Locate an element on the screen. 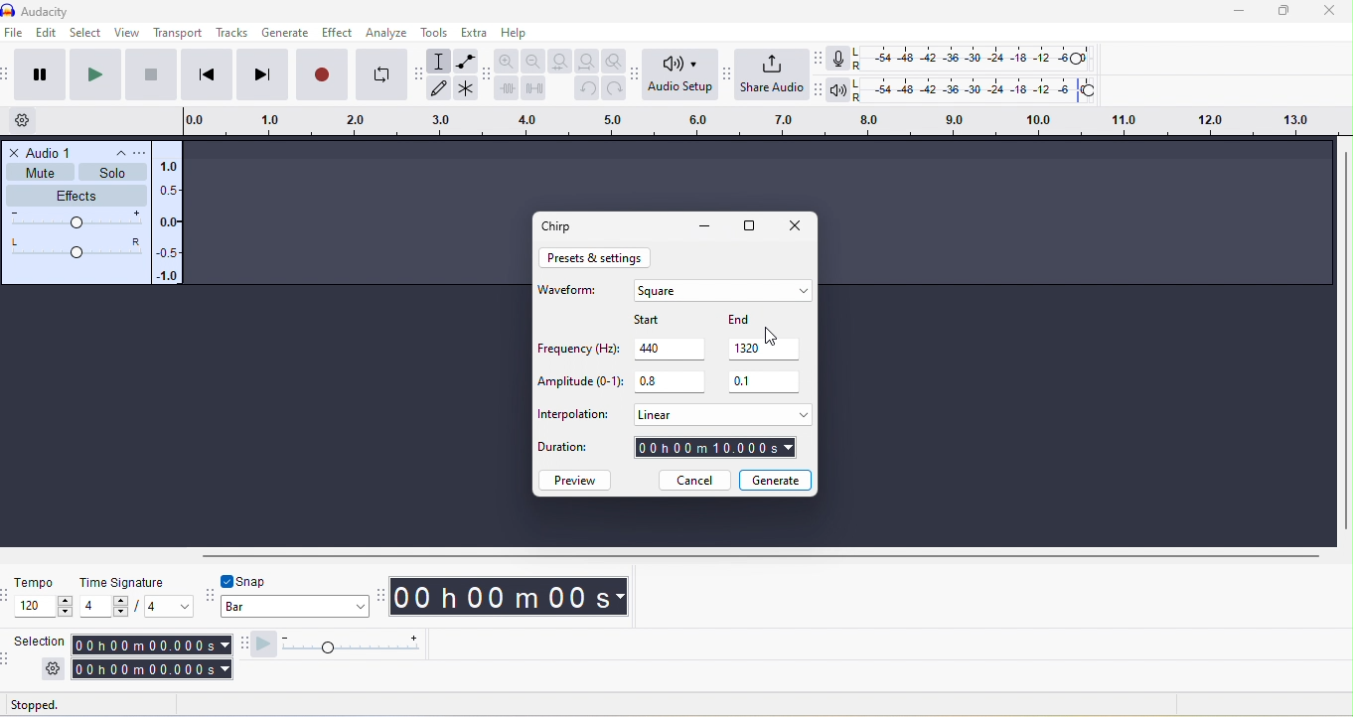  draw tool is located at coordinates (439, 88).